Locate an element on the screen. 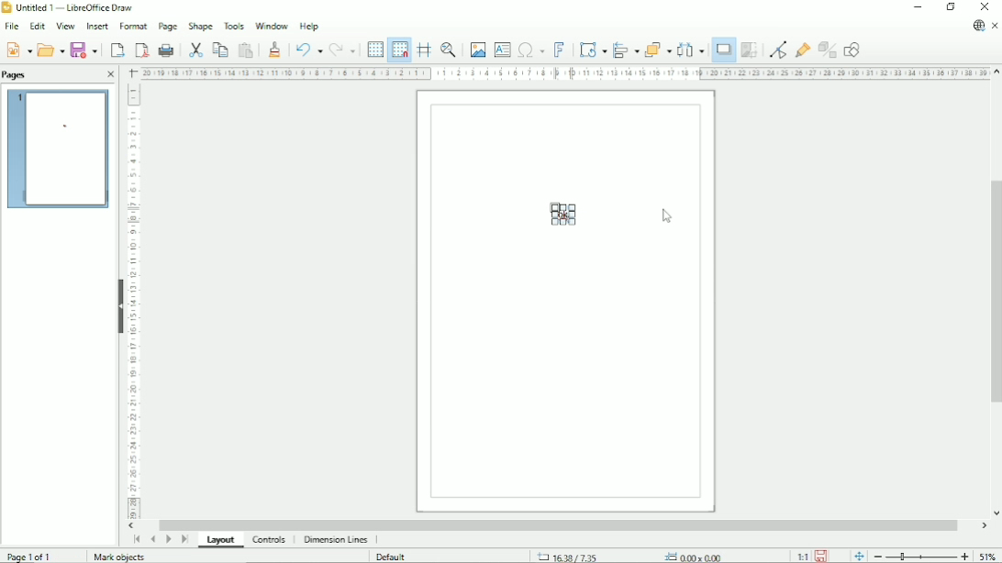 This screenshot has width=1002, height=563. Zoom factor is located at coordinates (989, 557).